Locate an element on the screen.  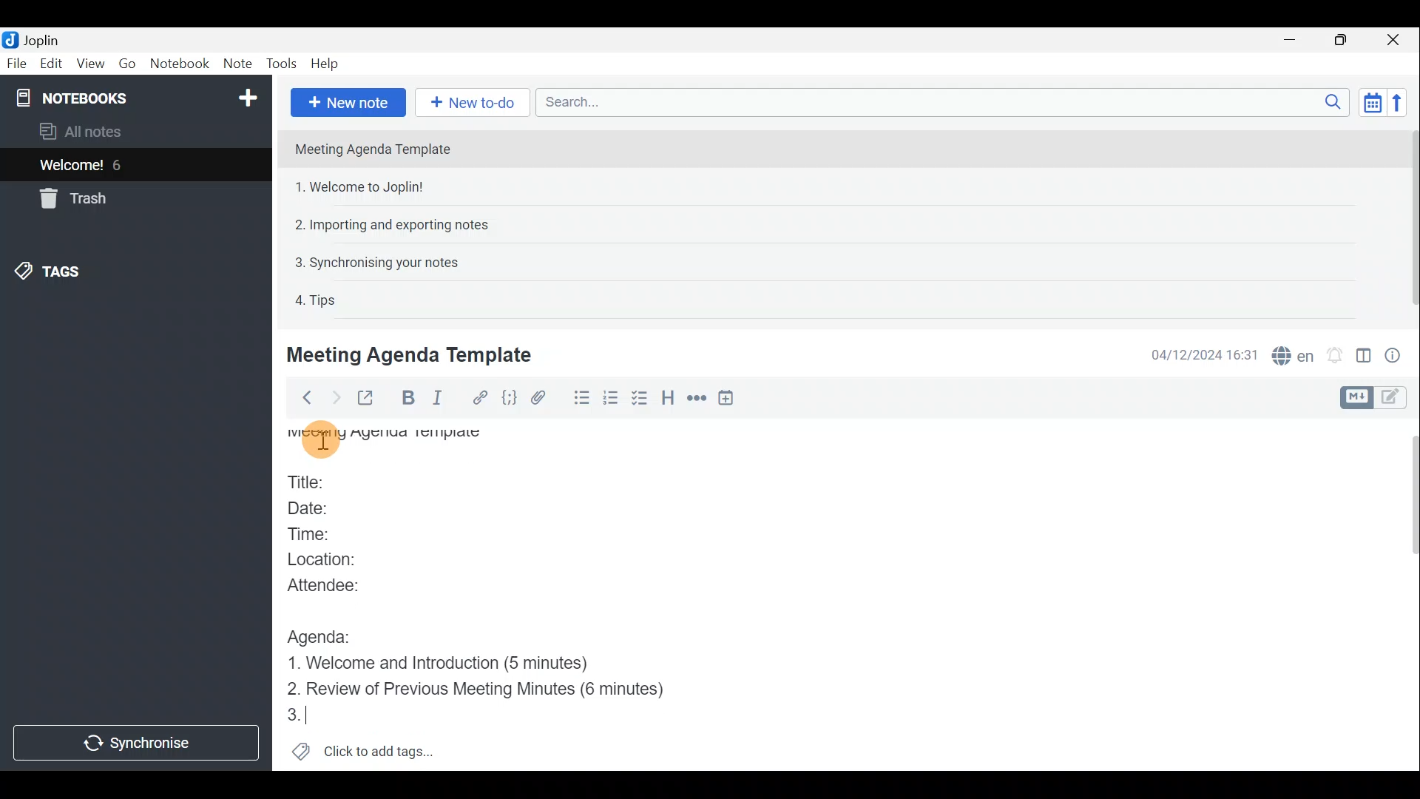
Tools is located at coordinates (280, 62).